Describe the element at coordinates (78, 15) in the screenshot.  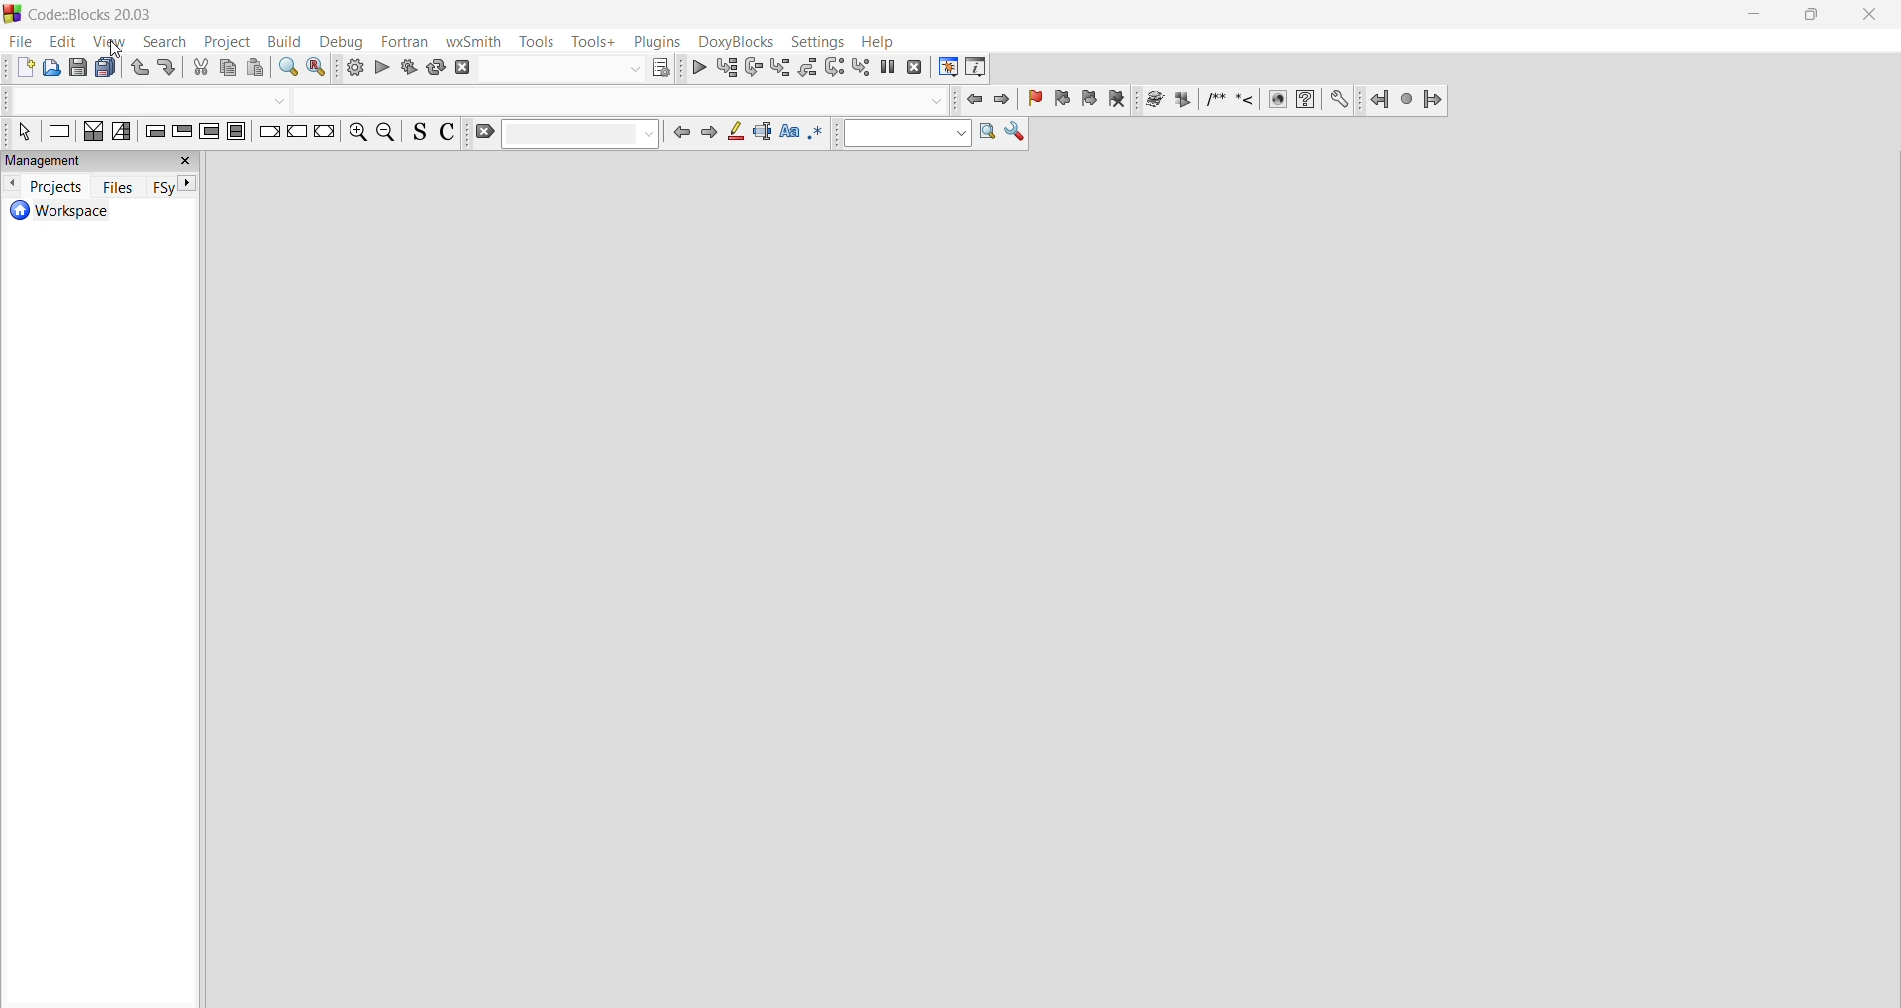
I see `Code::Blocks 20.03` at that location.